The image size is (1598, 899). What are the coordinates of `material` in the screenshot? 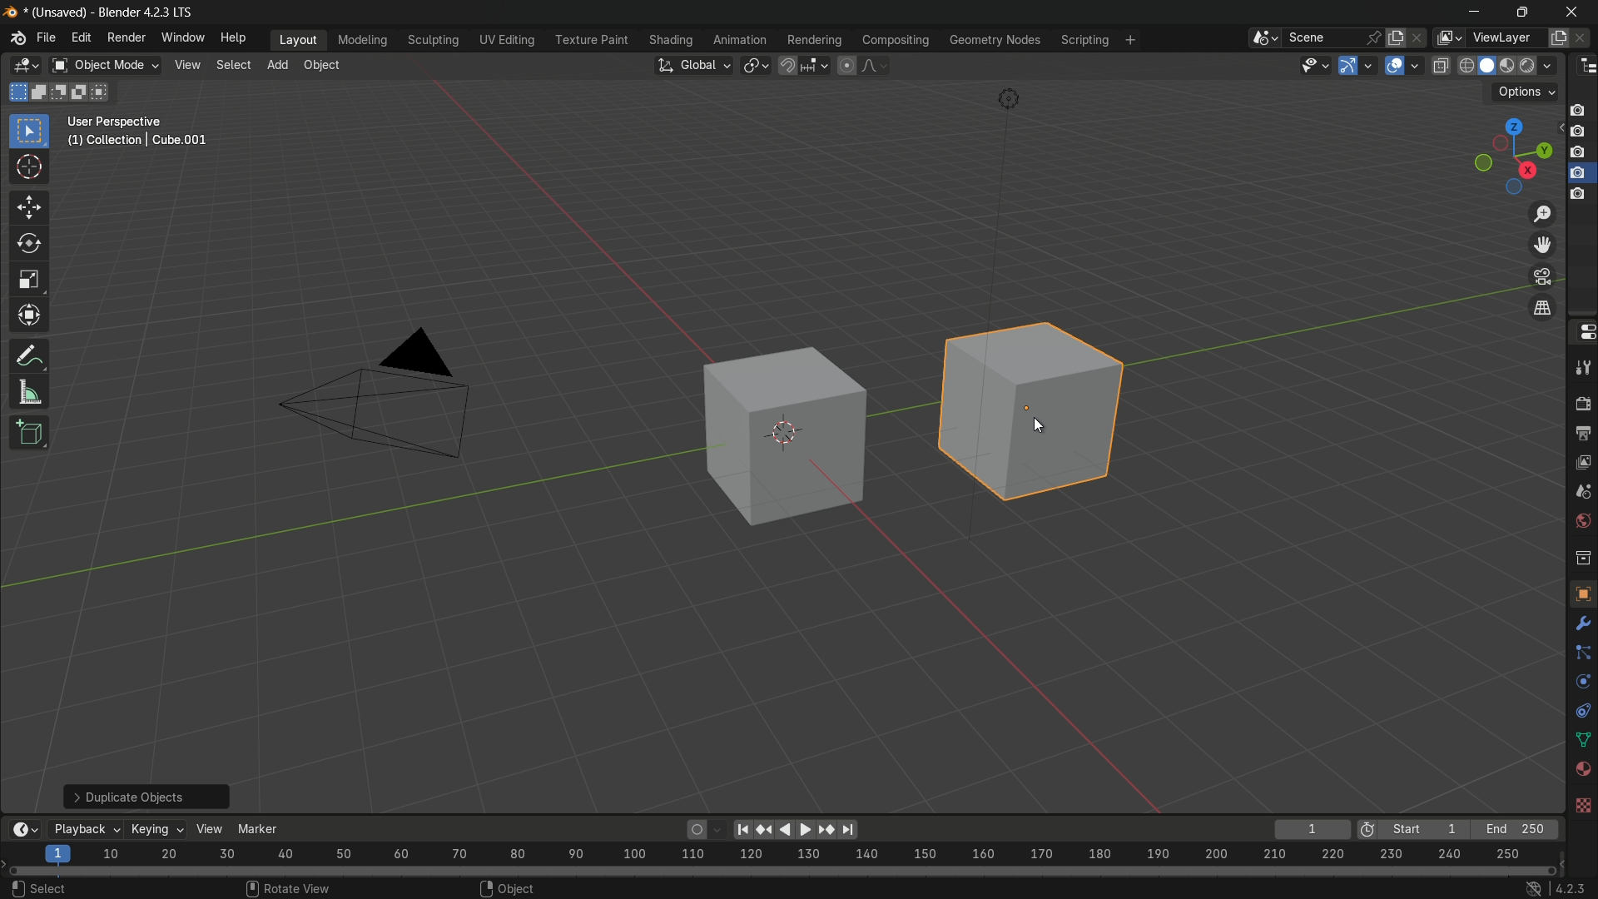 It's located at (1583, 769).